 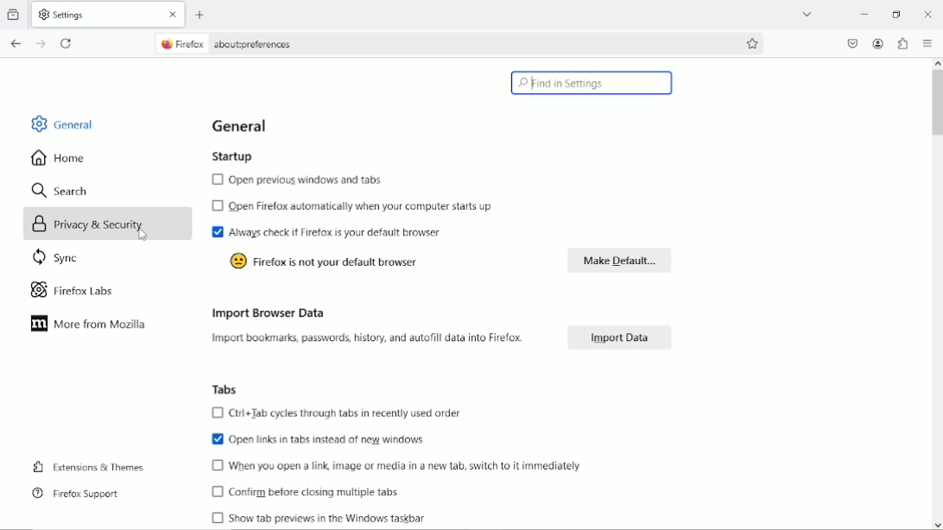 I want to click on text, so click(x=404, y=464).